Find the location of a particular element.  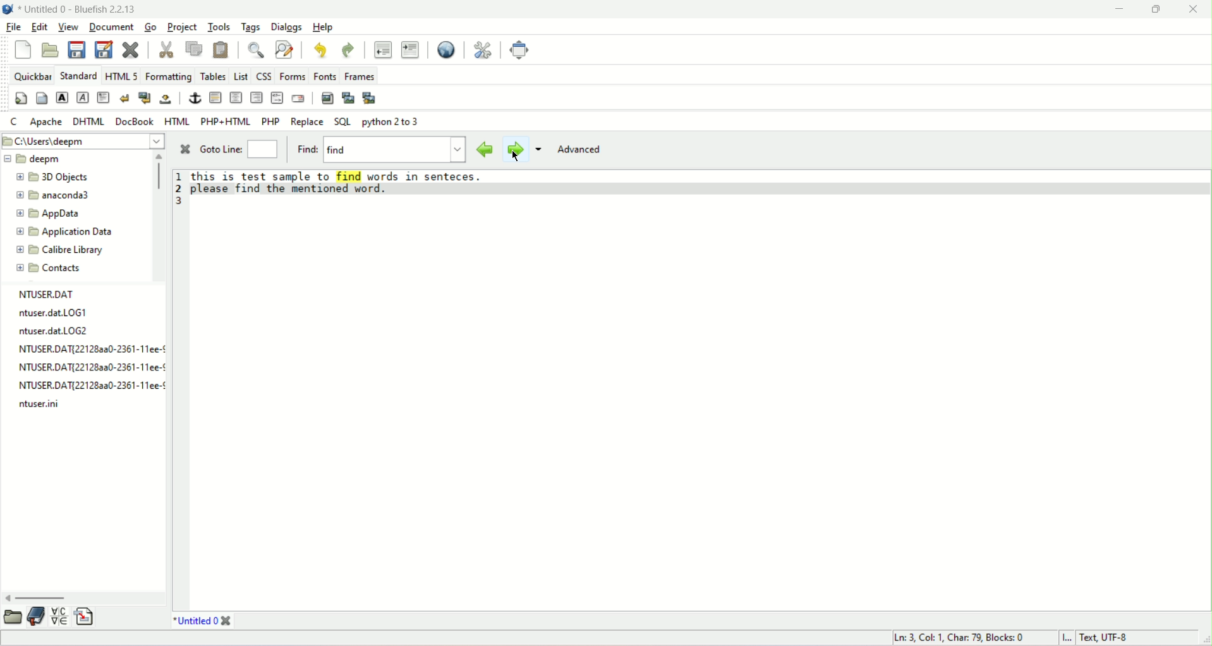

paste is located at coordinates (222, 50).